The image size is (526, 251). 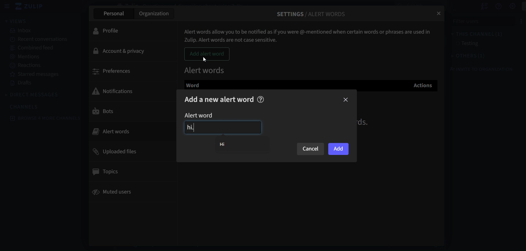 I want to click on notifications, so click(x=117, y=90).